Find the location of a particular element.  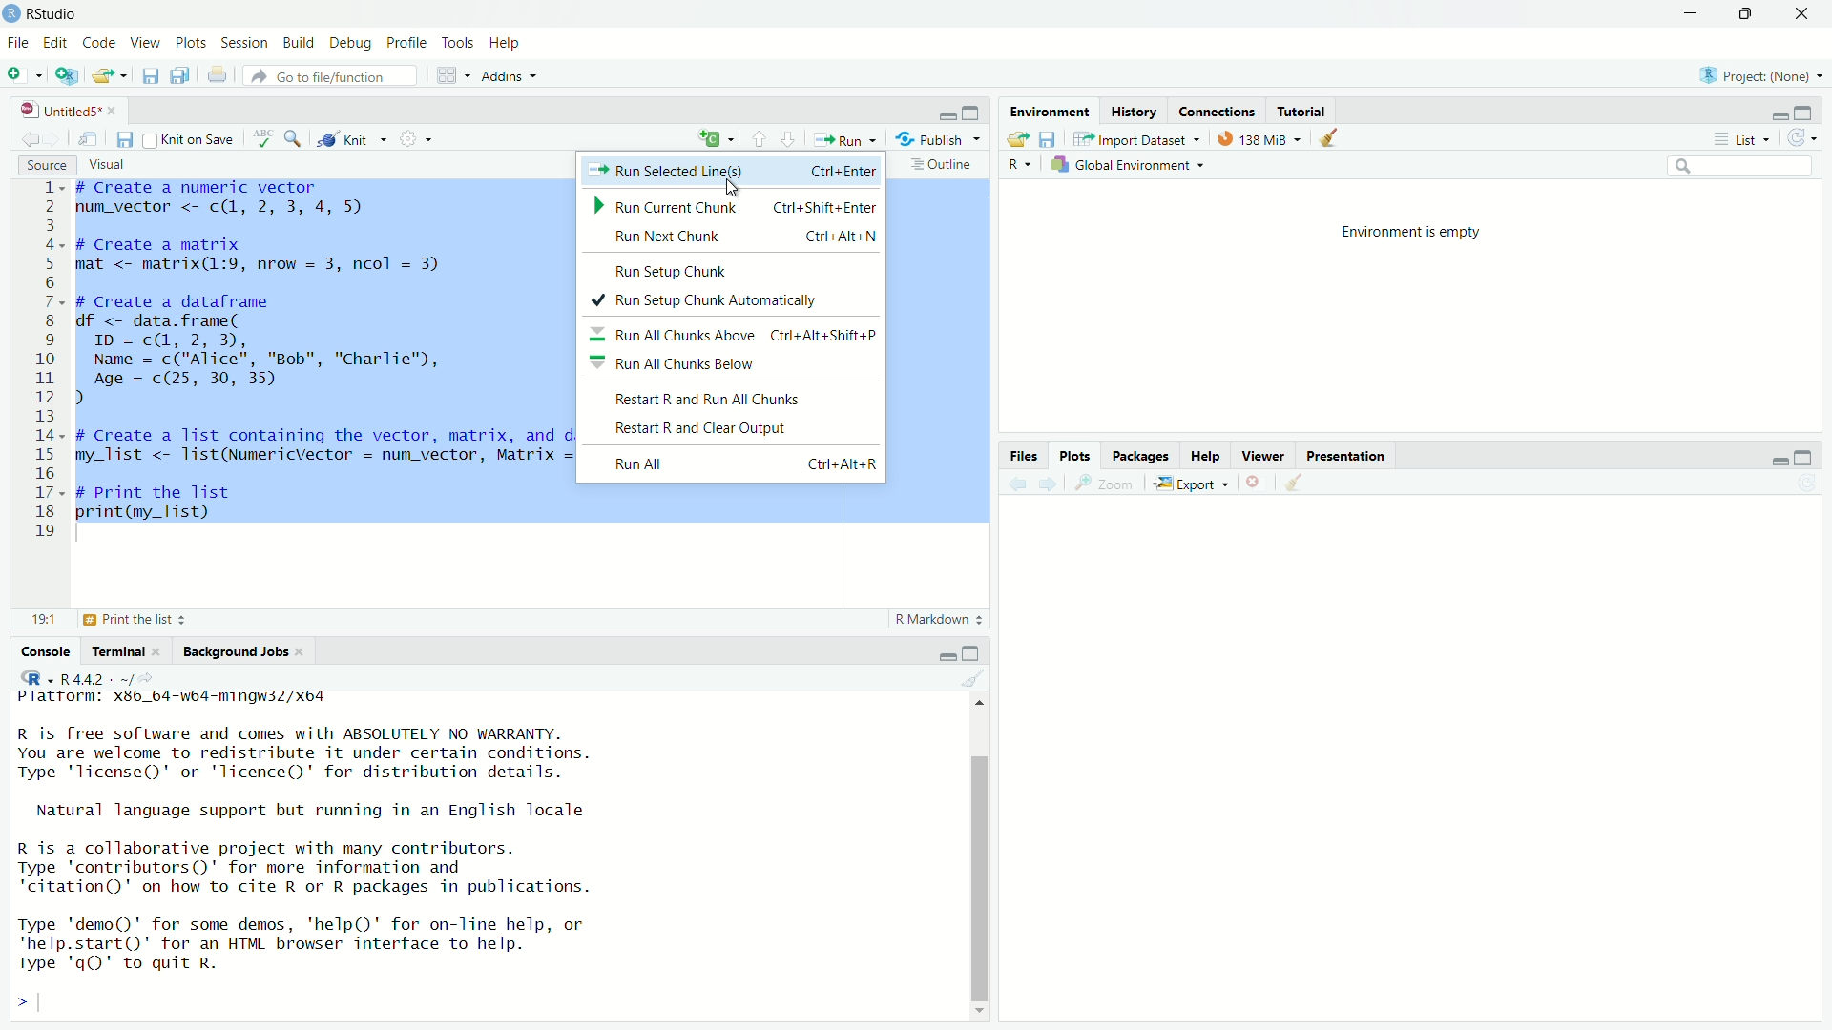

cursor is located at coordinates (740, 188).